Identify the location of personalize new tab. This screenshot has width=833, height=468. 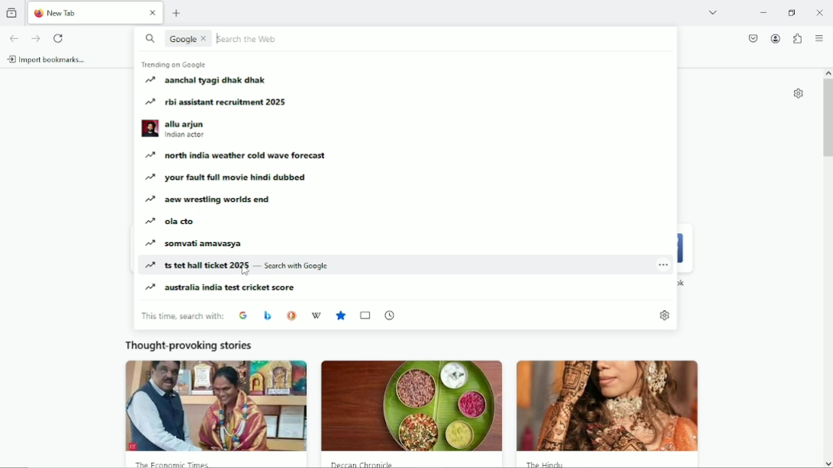
(798, 93).